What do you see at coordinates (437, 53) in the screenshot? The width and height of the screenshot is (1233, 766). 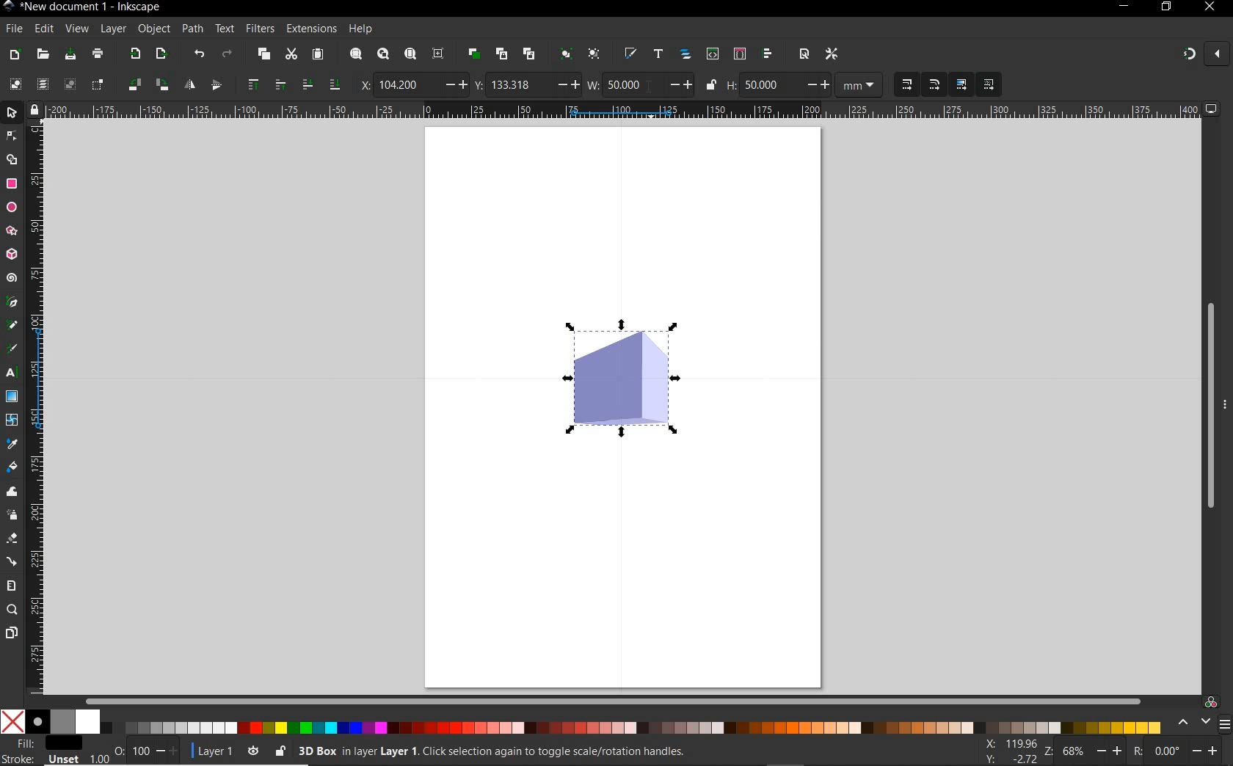 I see `zoom center page` at bounding box center [437, 53].